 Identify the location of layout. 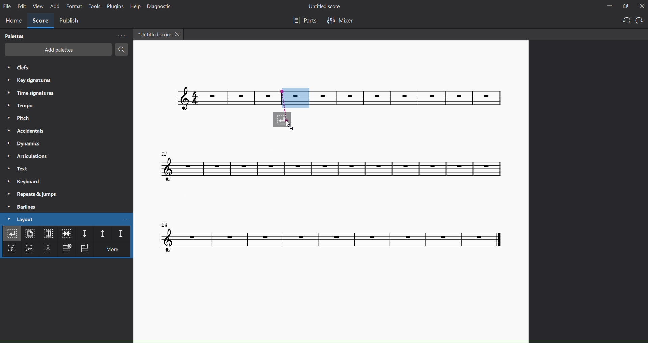
(20, 219).